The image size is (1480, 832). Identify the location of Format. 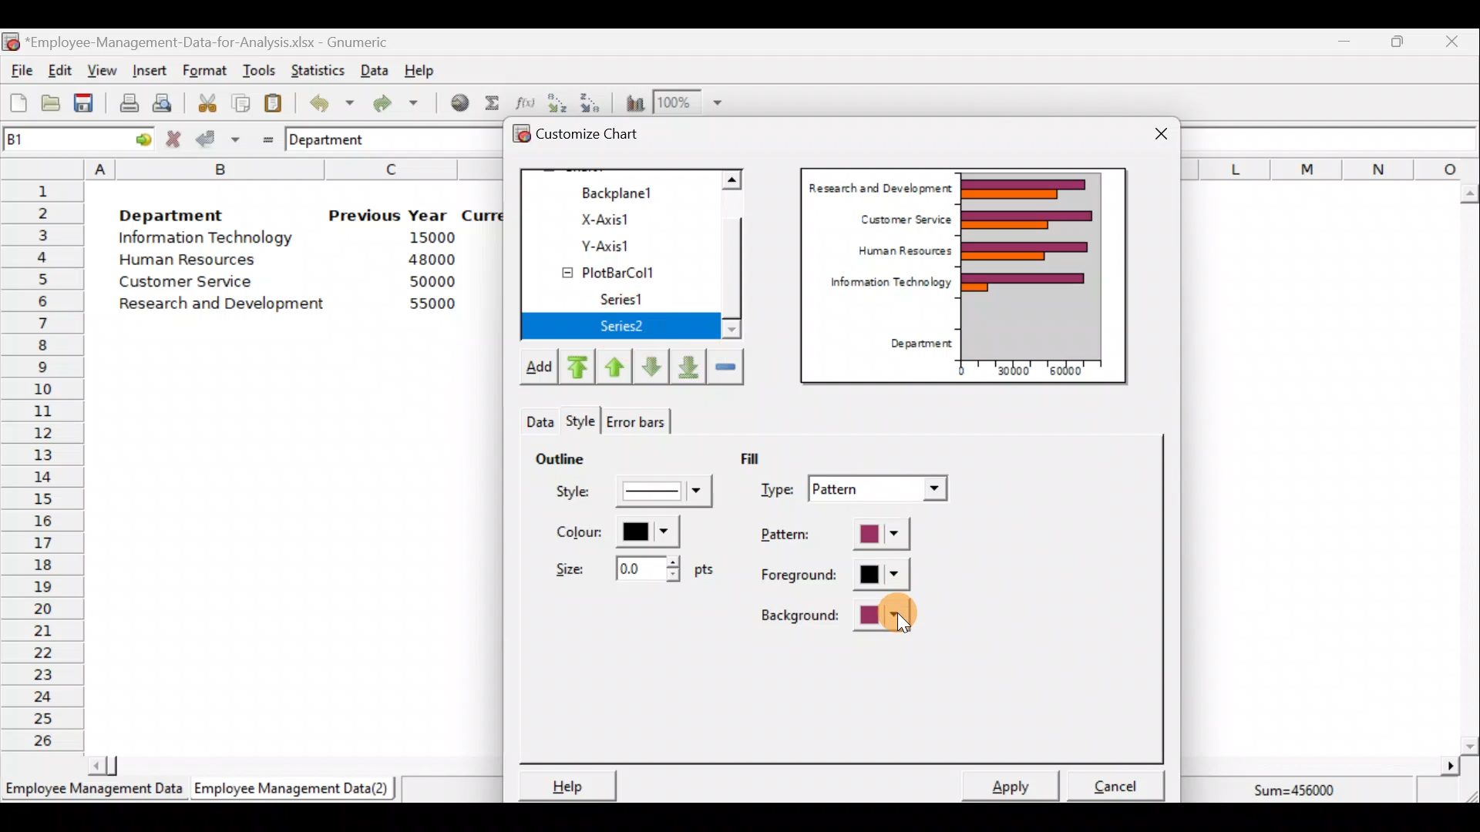
(204, 72).